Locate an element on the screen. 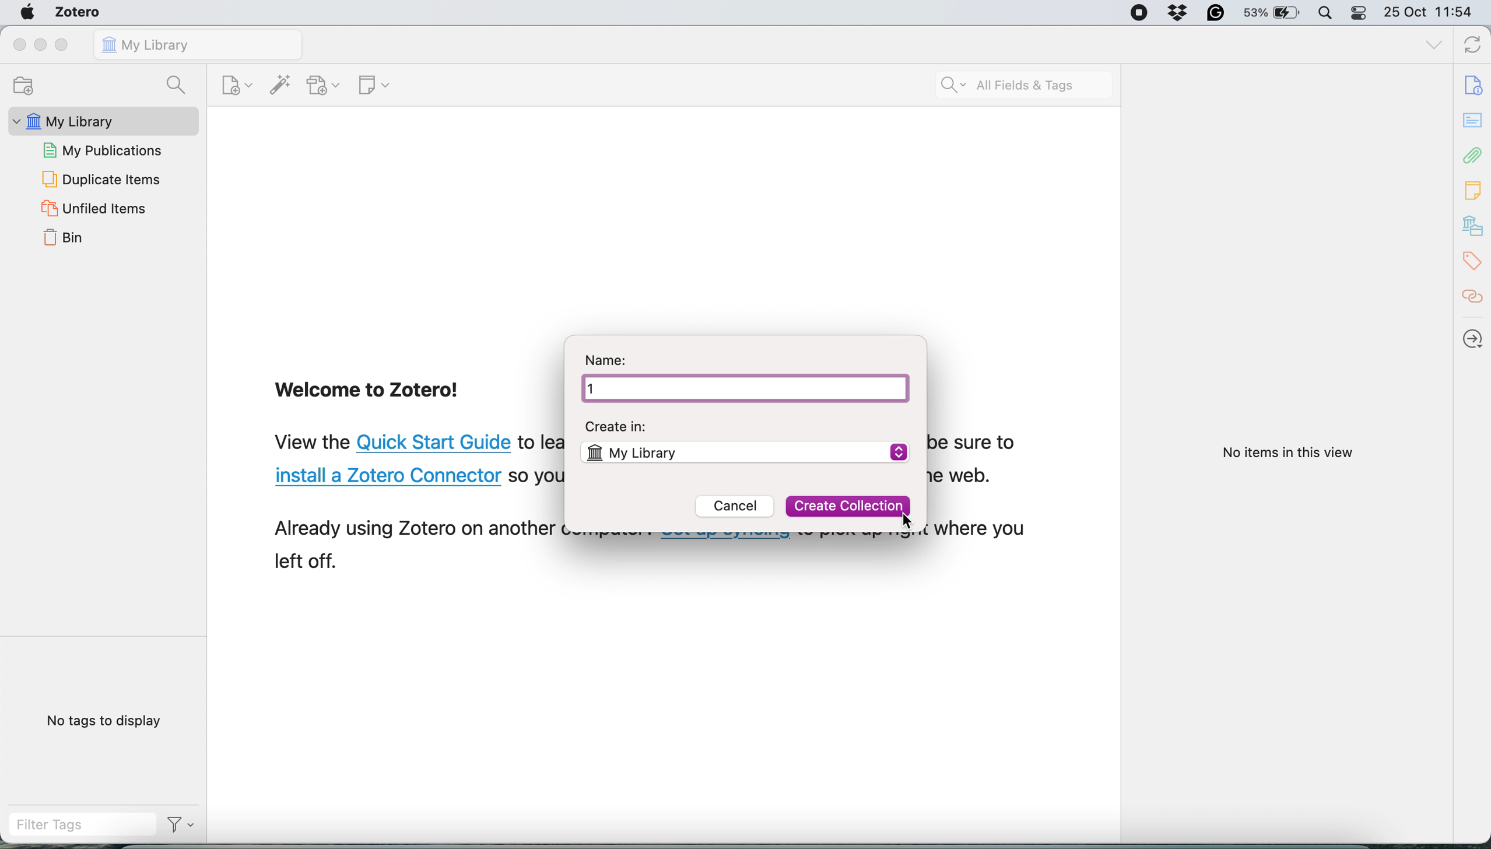  bin is located at coordinates (63, 241).